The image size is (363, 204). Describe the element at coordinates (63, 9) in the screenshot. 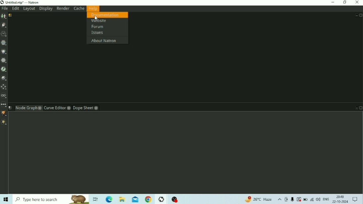

I see `Render` at that location.